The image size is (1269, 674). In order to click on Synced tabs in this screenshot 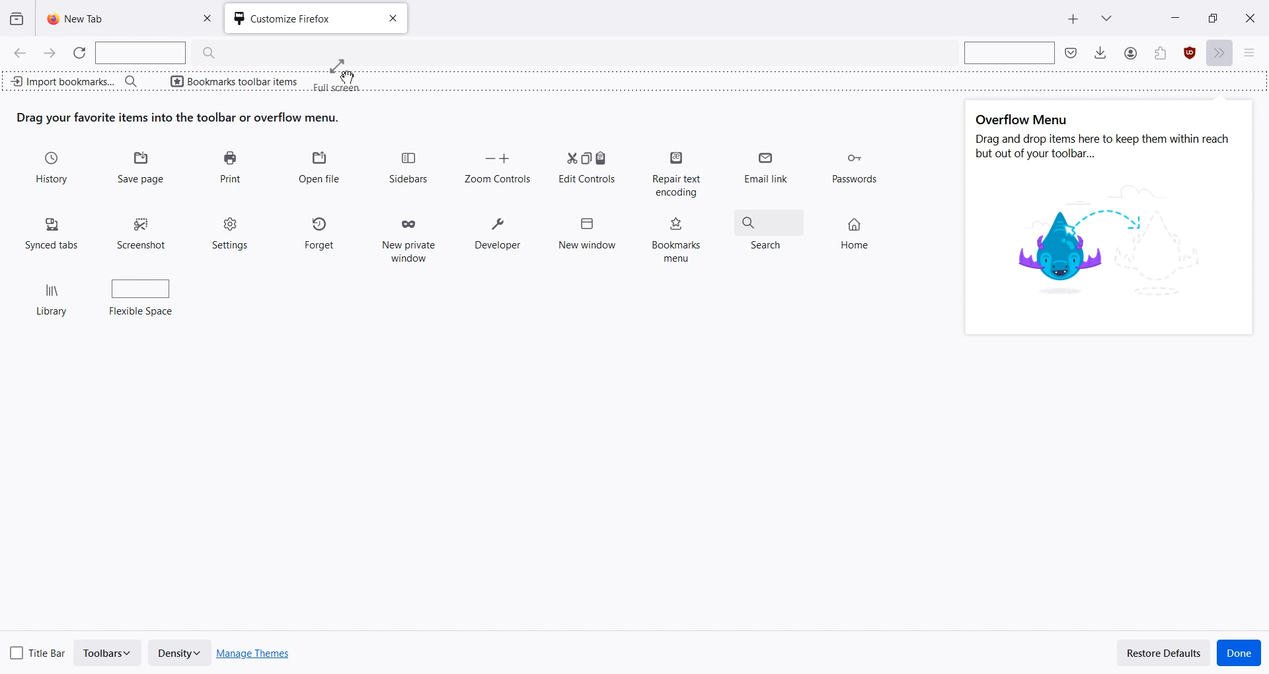, I will do `click(52, 231)`.